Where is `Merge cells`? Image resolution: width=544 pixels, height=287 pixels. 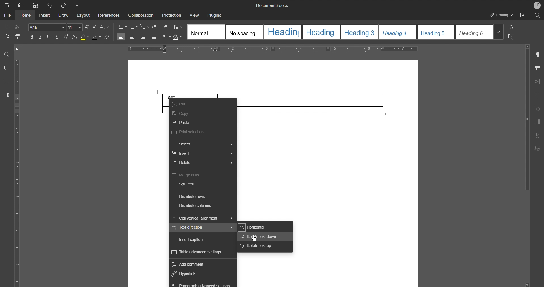
Merge cells is located at coordinates (187, 176).